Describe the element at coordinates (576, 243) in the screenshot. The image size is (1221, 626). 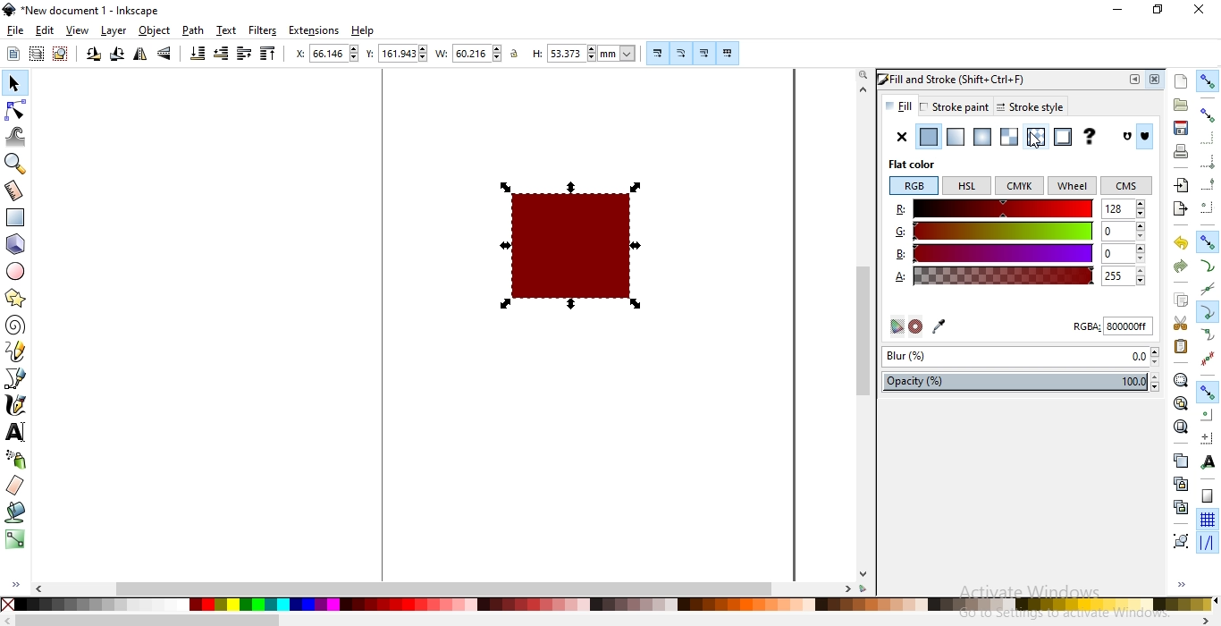
I see `image` at that location.